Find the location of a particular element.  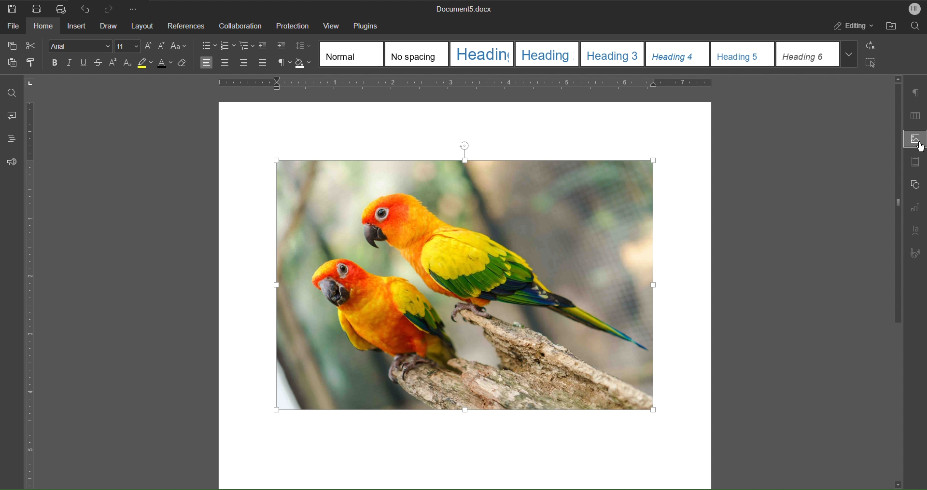

Account is located at coordinates (912, 9).